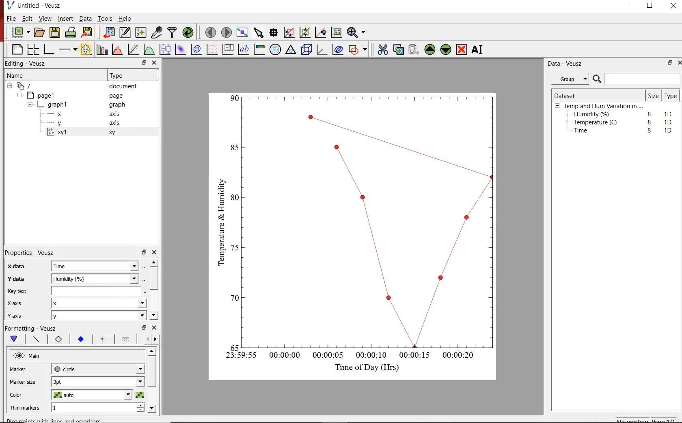 Image resolution: width=682 pixels, height=423 pixels. I want to click on Marker, so click(24, 370).